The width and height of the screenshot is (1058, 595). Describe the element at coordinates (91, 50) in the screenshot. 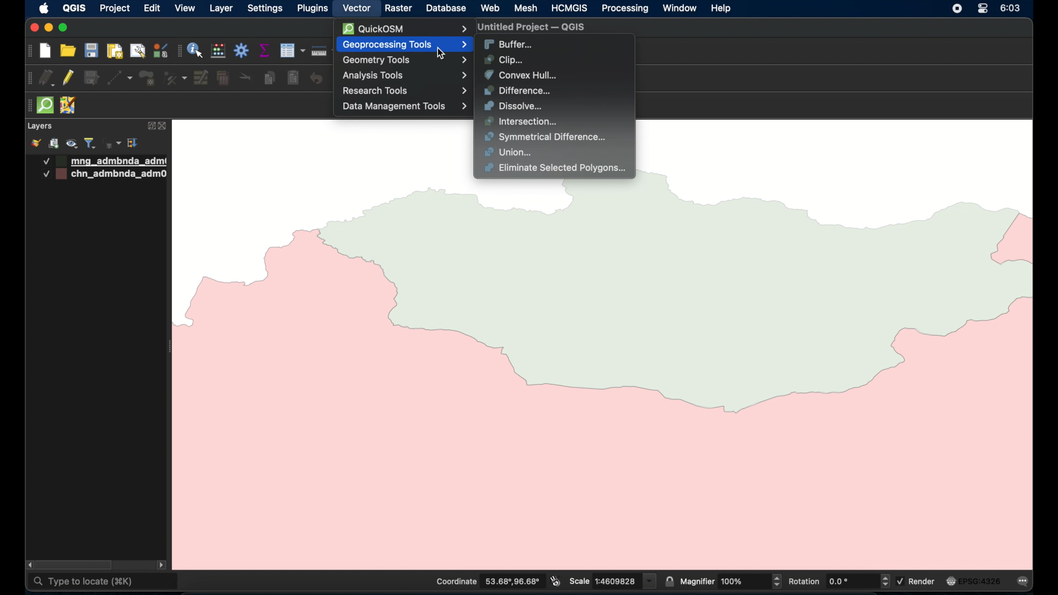

I see `save project` at that location.